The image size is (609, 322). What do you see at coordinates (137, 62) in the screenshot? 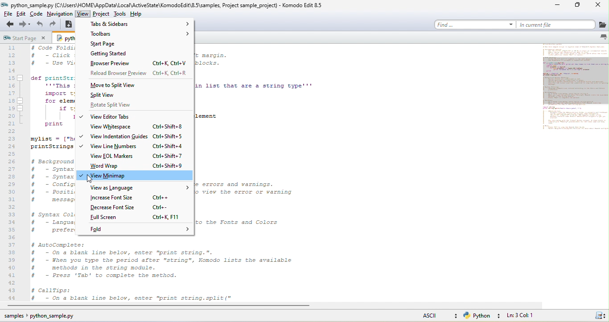
I see `browse preview` at bounding box center [137, 62].